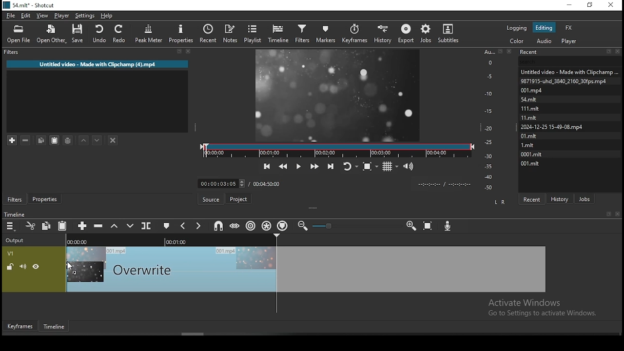 This screenshot has width=624, height=351. Describe the element at coordinates (490, 120) in the screenshot. I see `scale` at that location.